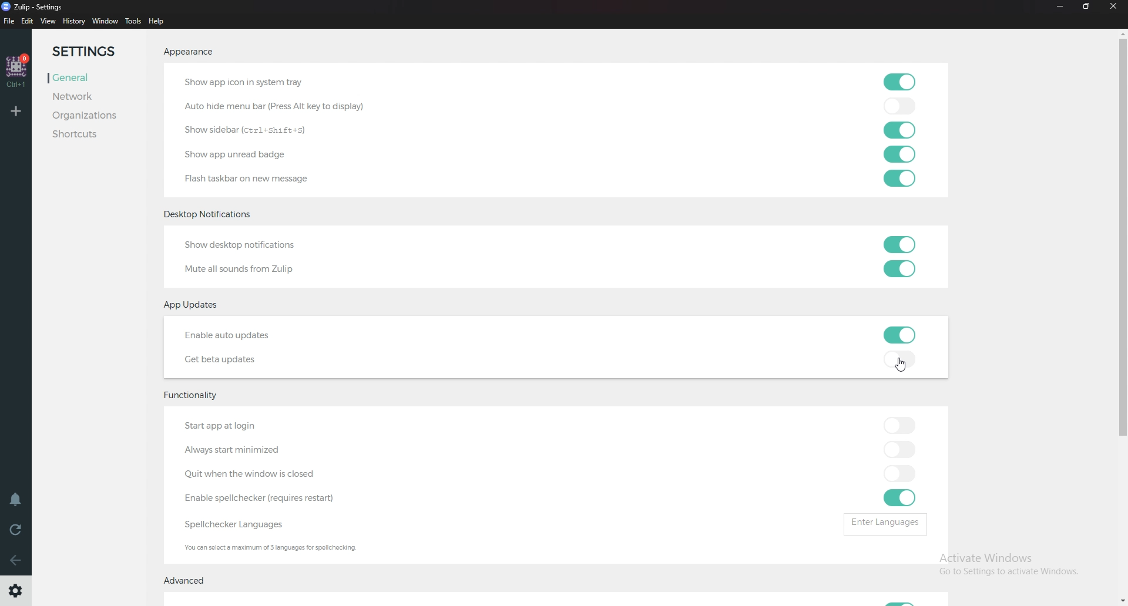  I want to click on Resize, so click(1088, 8).